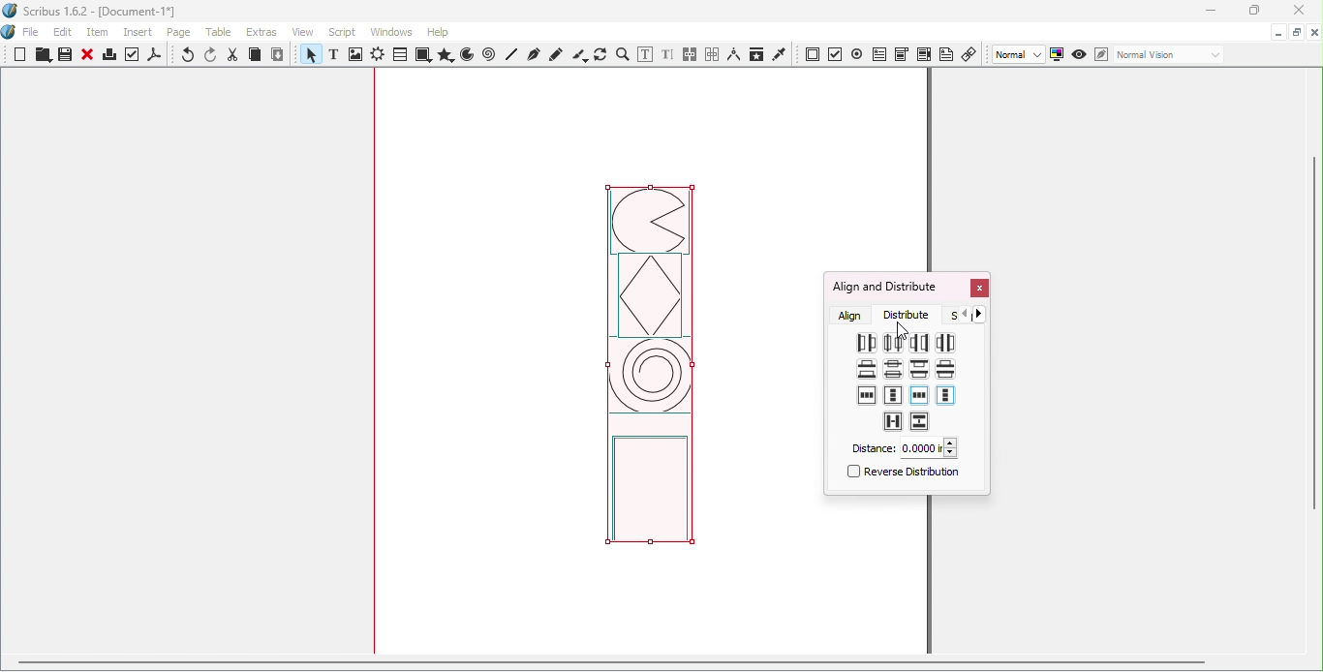  Describe the element at coordinates (903, 448) in the screenshot. I see `Distance` at that location.